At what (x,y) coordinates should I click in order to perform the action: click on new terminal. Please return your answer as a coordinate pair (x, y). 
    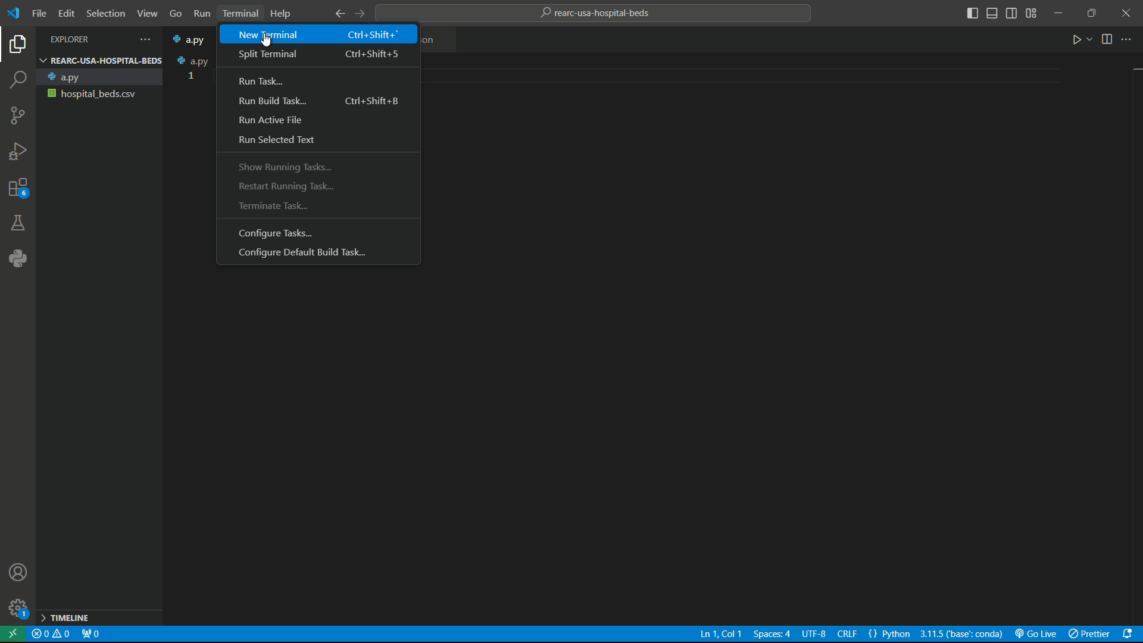
    Looking at the image, I should click on (319, 35).